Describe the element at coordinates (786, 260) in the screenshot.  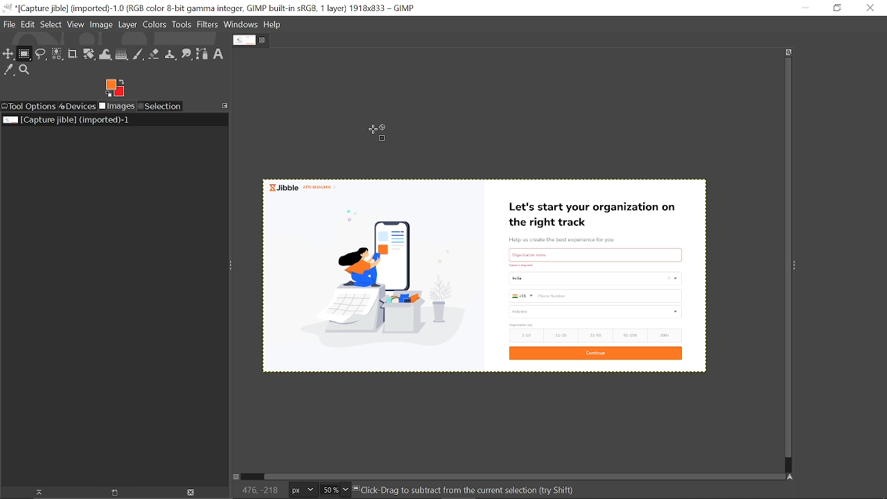
I see `Vertical scrollbar` at that location.